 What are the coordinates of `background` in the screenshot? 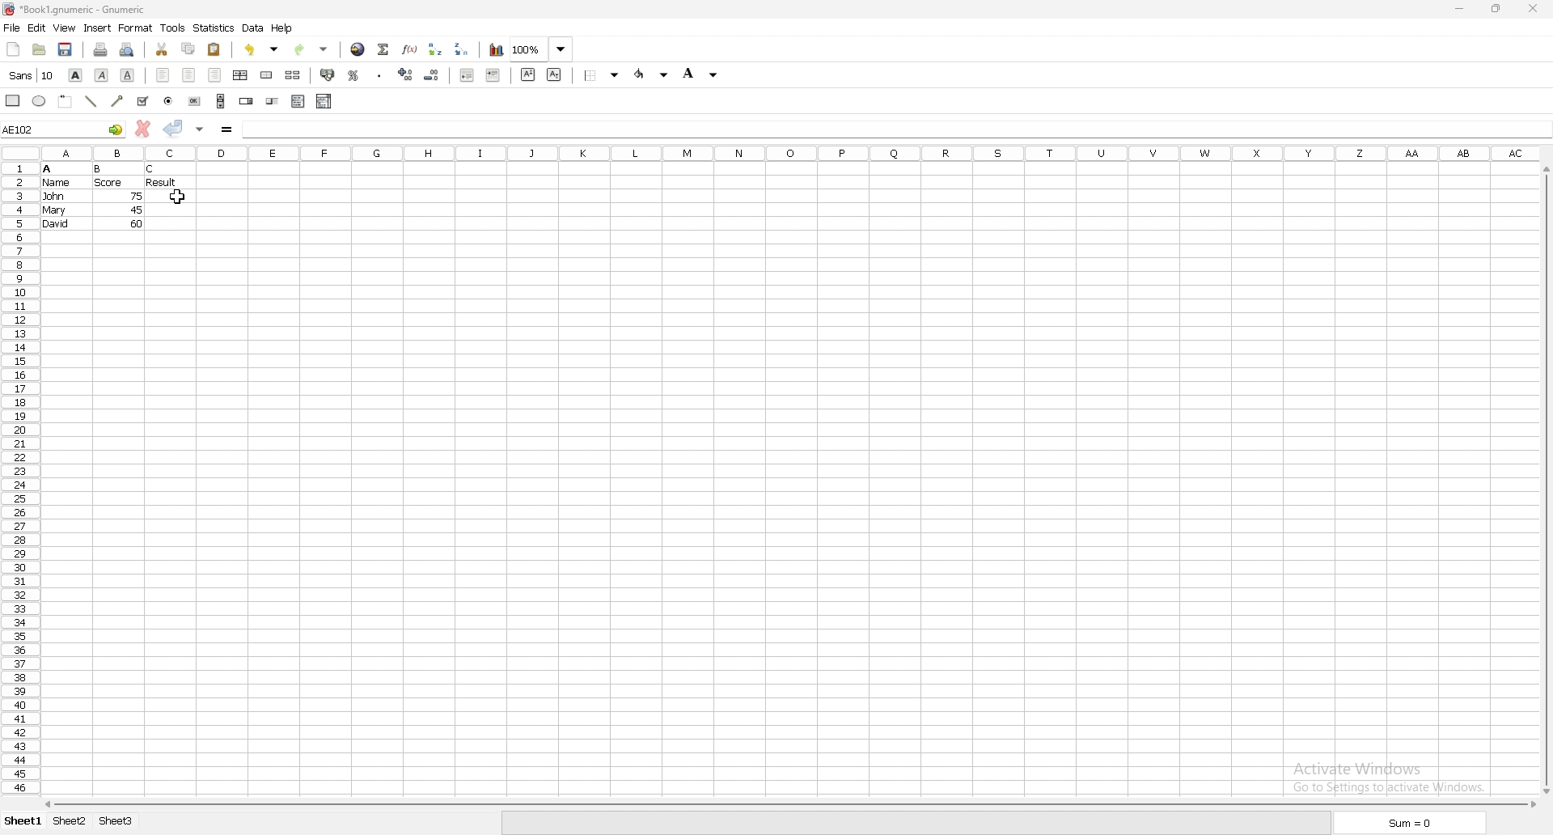 It's located at (705, 74).